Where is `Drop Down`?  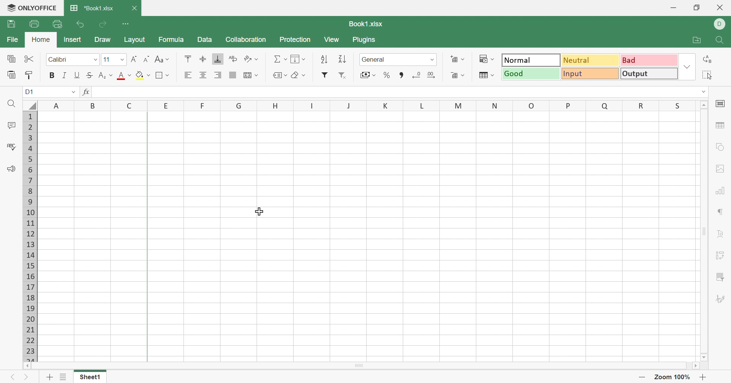
Drop Down is located at coordinates (111, 74).